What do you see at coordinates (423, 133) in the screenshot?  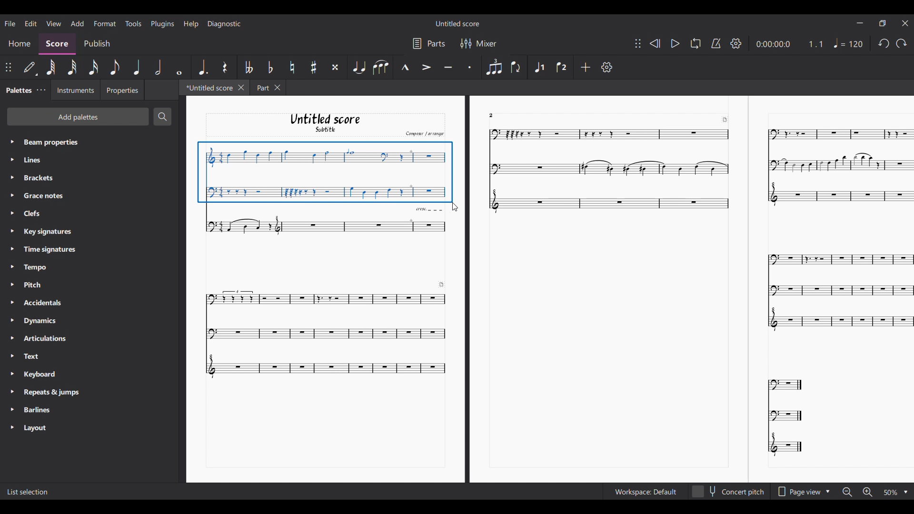 I see `Comput arrange` at bounding box center [423, 133].